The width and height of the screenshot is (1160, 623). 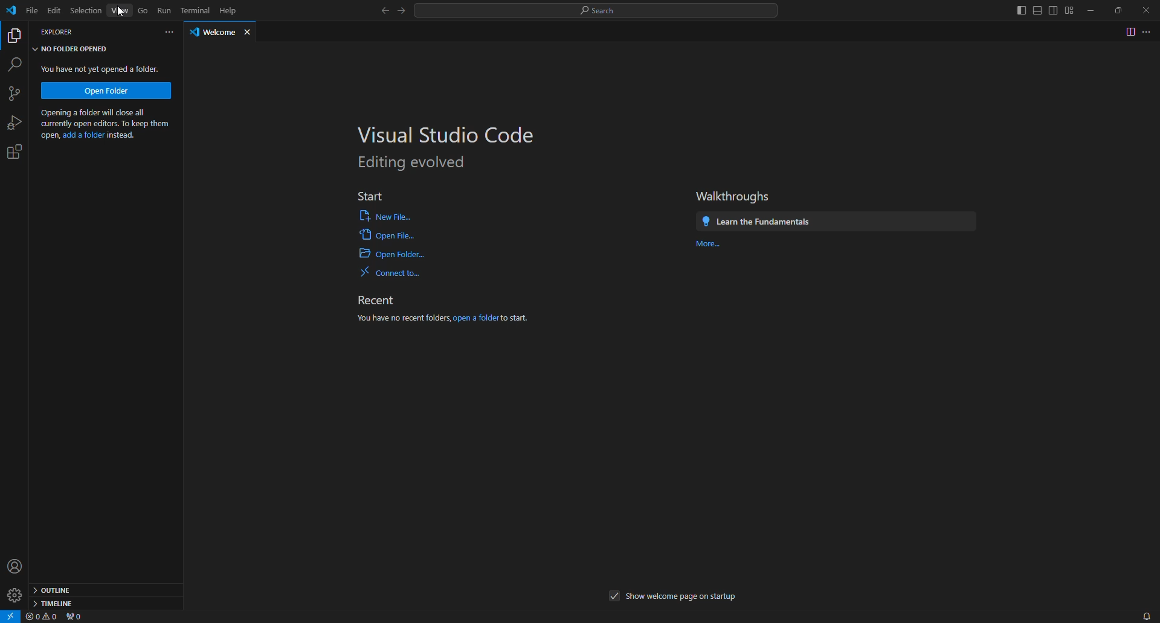 What do you see at coordinates (734, 196) in the screenshot?
I see `Walkthroughs` at bounding box center [734, 196].